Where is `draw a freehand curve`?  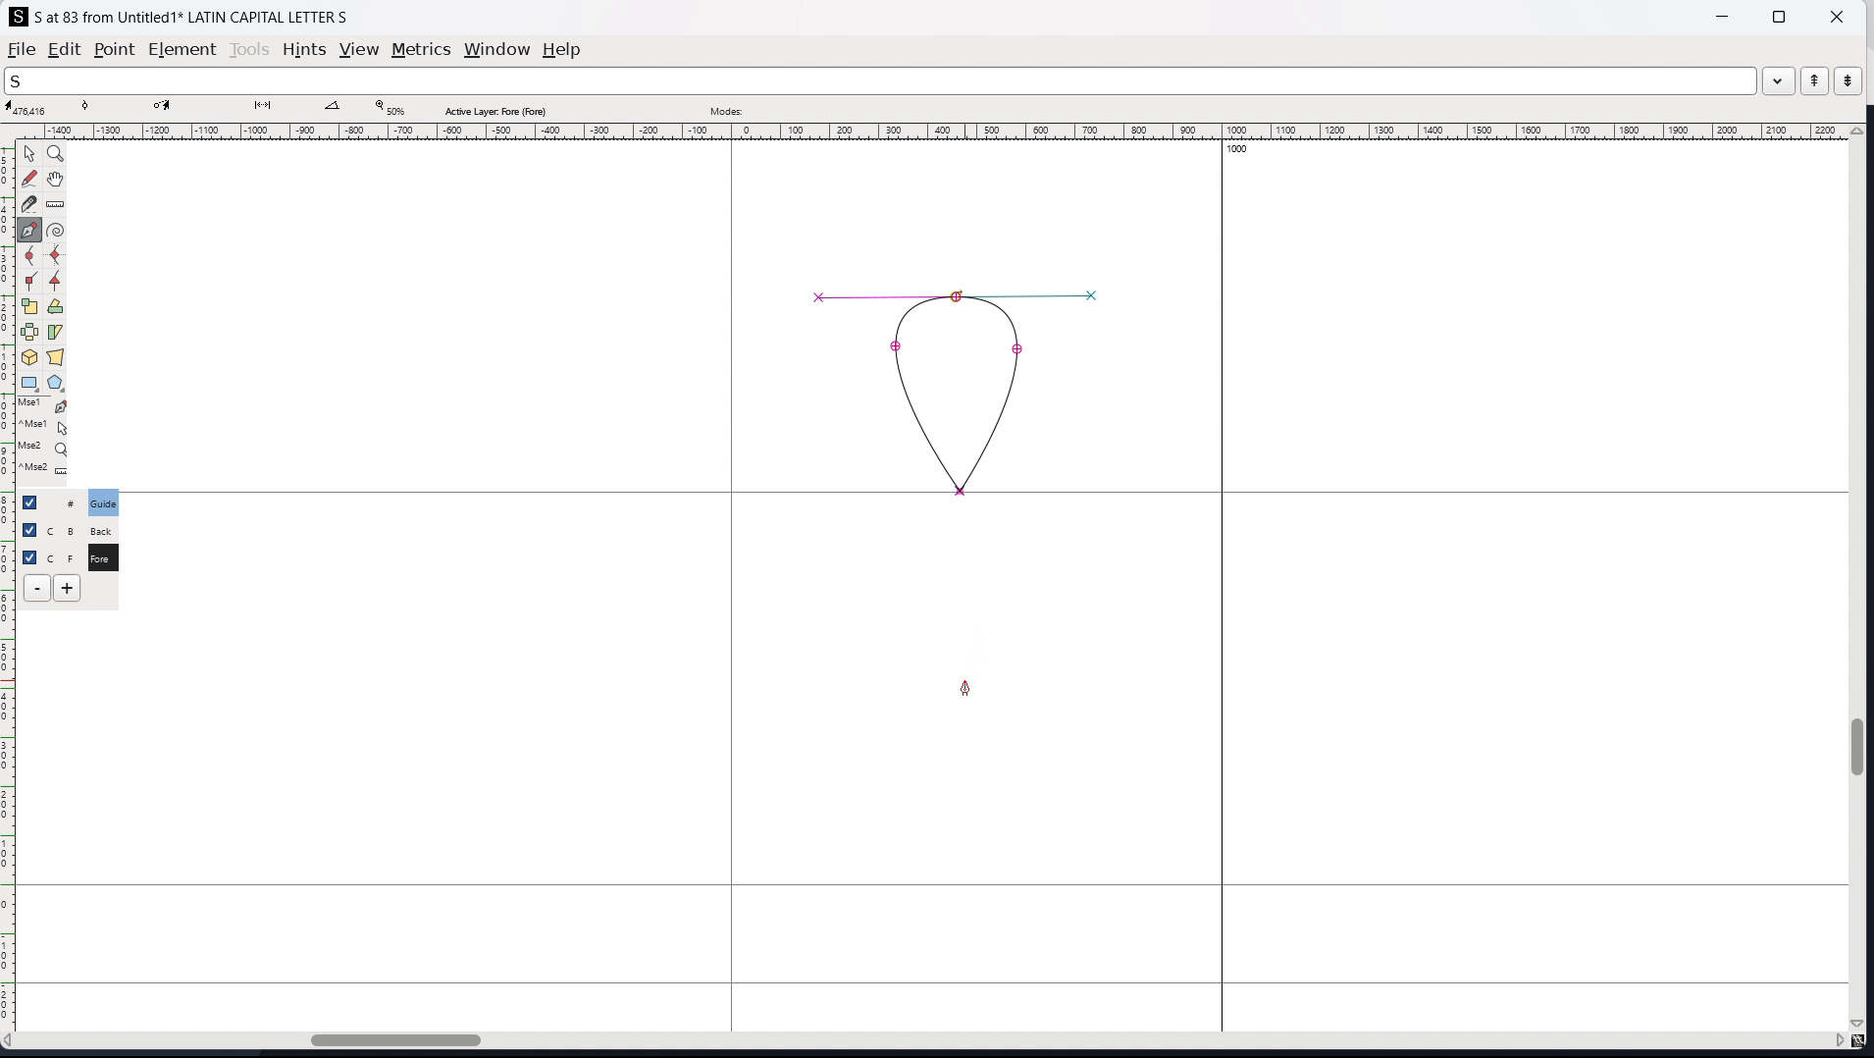 draw a freehand curve is located at coordinates (29, 179).